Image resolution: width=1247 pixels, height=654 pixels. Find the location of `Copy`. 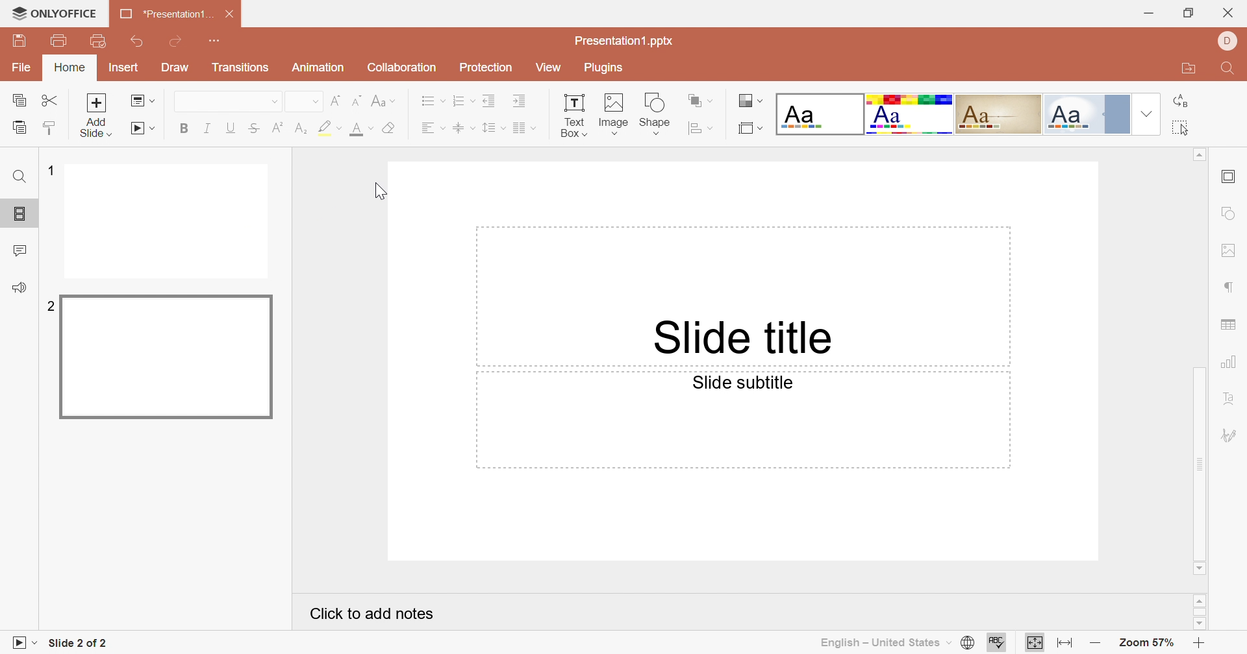

Copy is located at coordinates (18, 99).